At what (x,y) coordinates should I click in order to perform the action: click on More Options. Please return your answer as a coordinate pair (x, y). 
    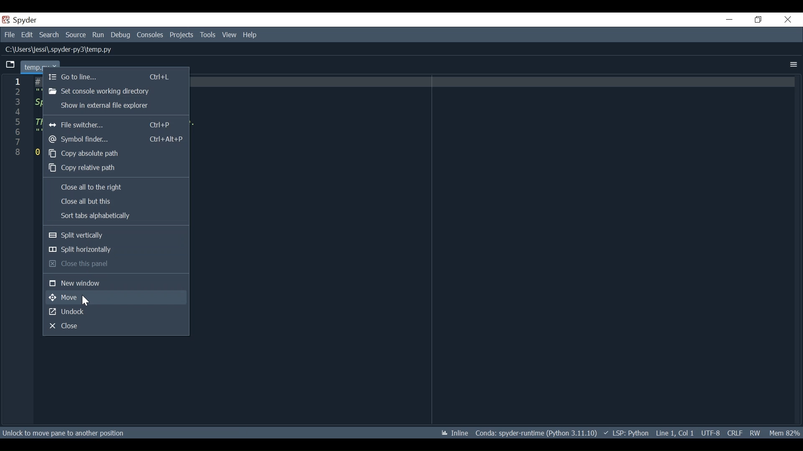
    Looking at the image, I should click on (792, 63).